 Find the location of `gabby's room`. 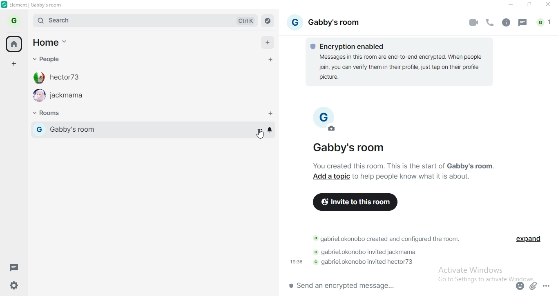

gabby's room is located at coordinates (147, 131).